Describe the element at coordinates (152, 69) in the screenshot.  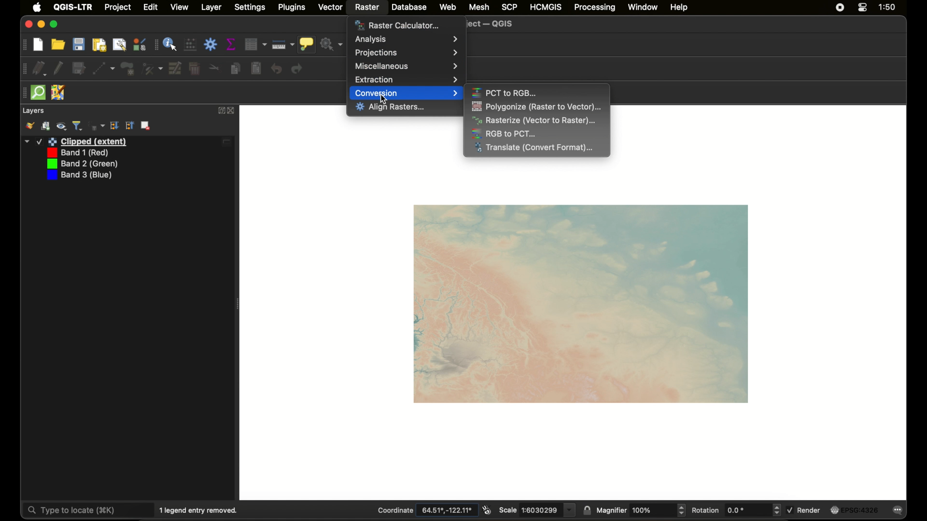
I see `vertex tool` at that location.